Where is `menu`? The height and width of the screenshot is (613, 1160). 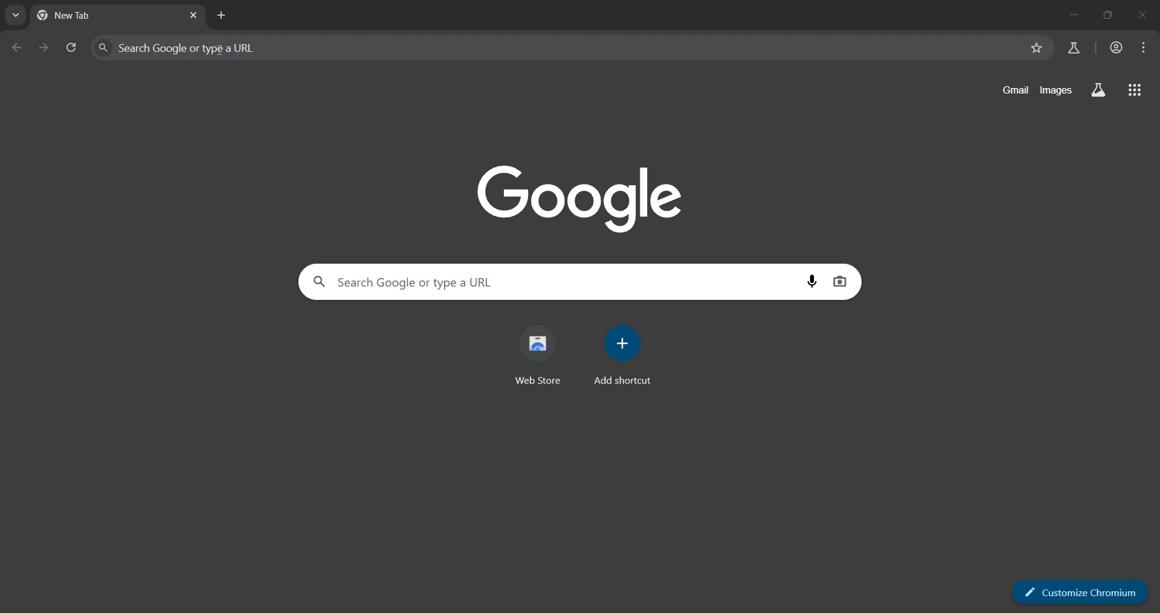 menu is located at coordinates (1144, 47).